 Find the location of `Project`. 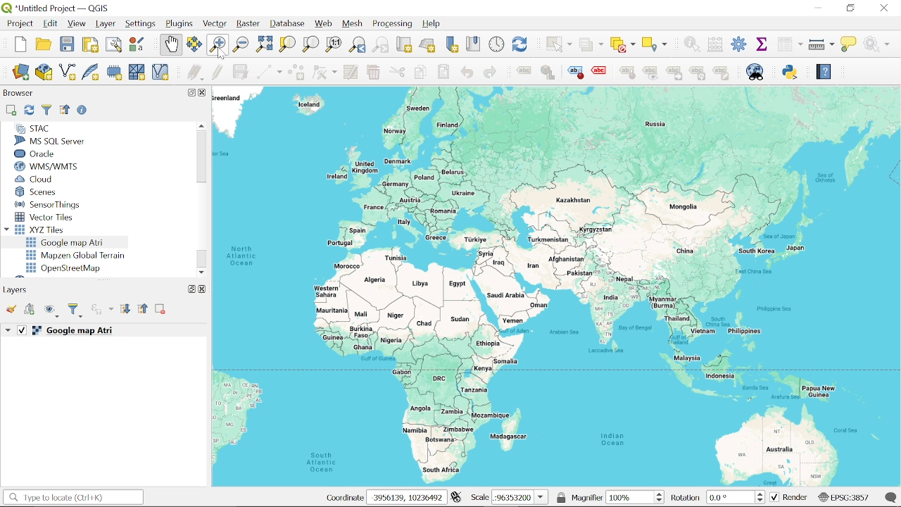

Project is located at coordinates (18, 24).